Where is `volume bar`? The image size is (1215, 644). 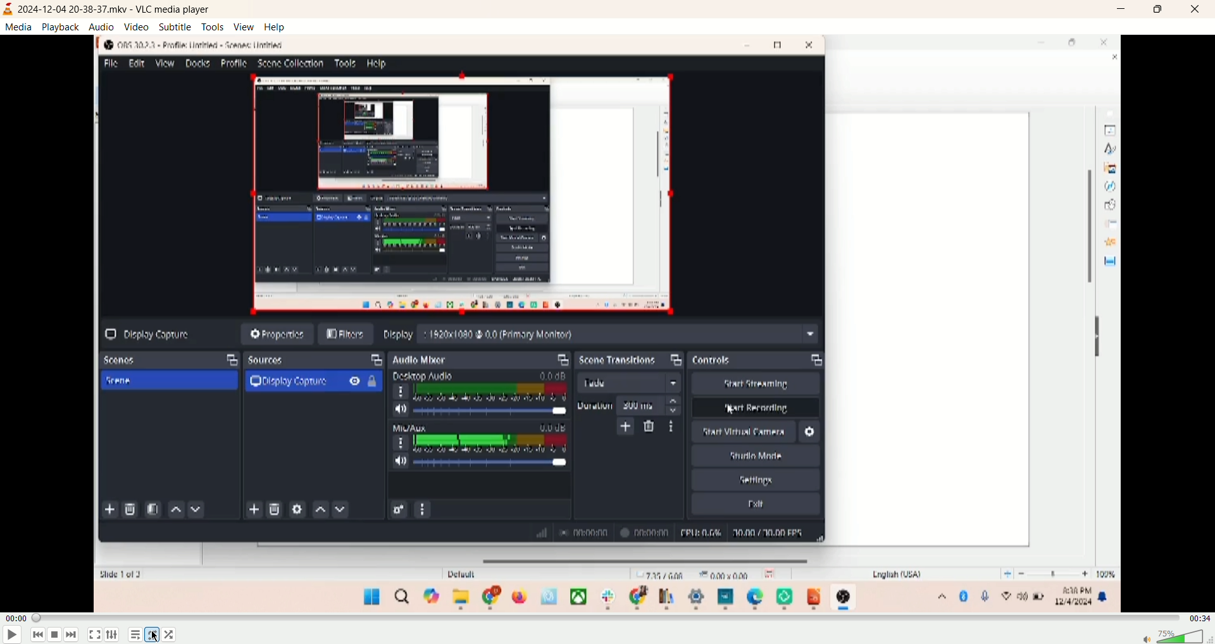 volume bar is located at coordinates (1182, 638).